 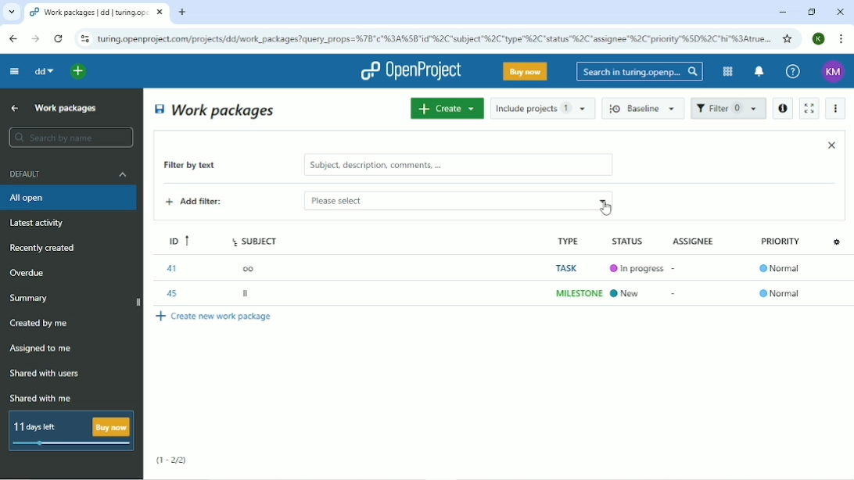 I want to click on Normal, so click(x=780, y=293).